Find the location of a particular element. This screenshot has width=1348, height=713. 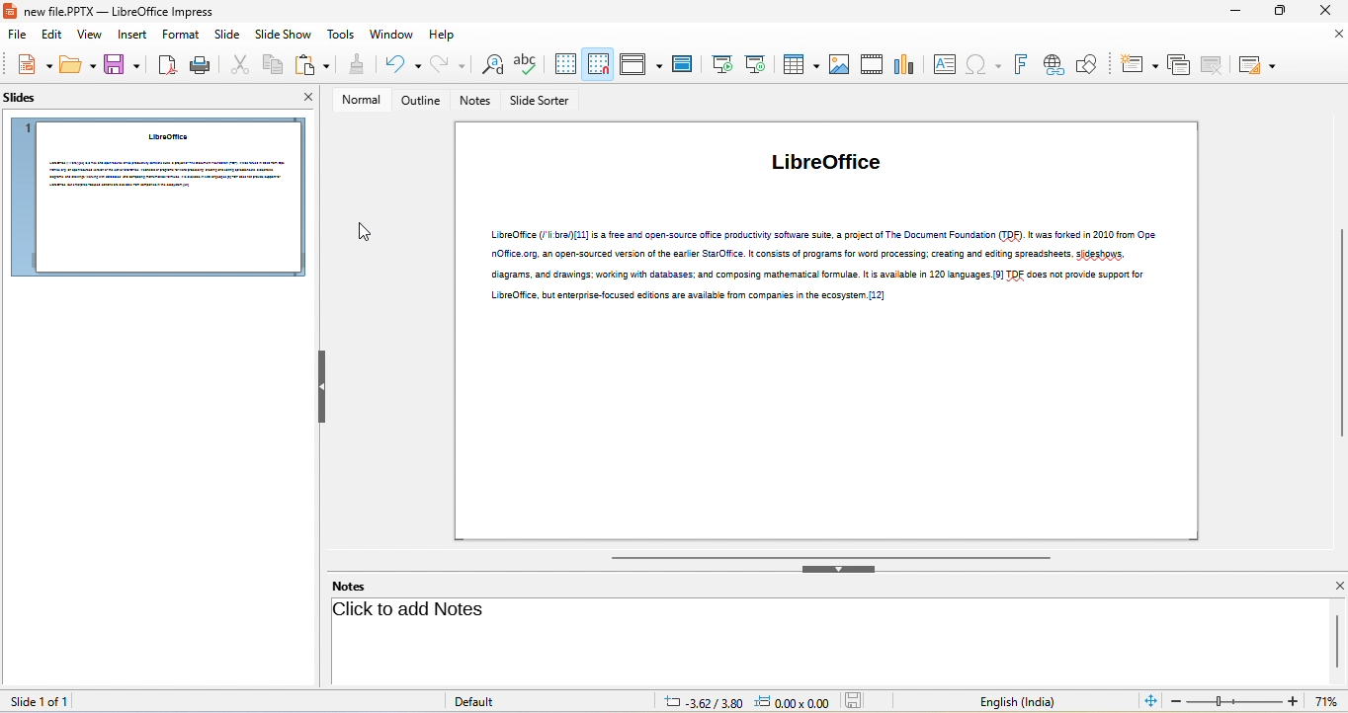

maximize is located at coordinates (1284, 12).